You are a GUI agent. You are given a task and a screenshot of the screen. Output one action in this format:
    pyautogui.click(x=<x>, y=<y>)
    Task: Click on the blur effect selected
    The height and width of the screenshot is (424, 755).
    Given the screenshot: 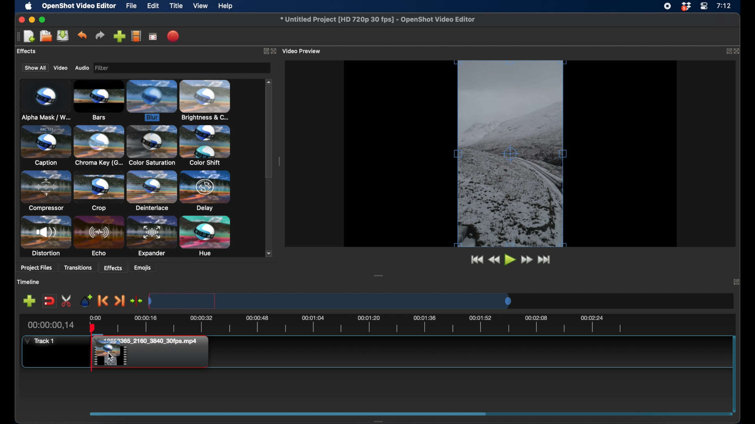 What is the action you would take?
    pyautogui.click(x=153, y=101)
    